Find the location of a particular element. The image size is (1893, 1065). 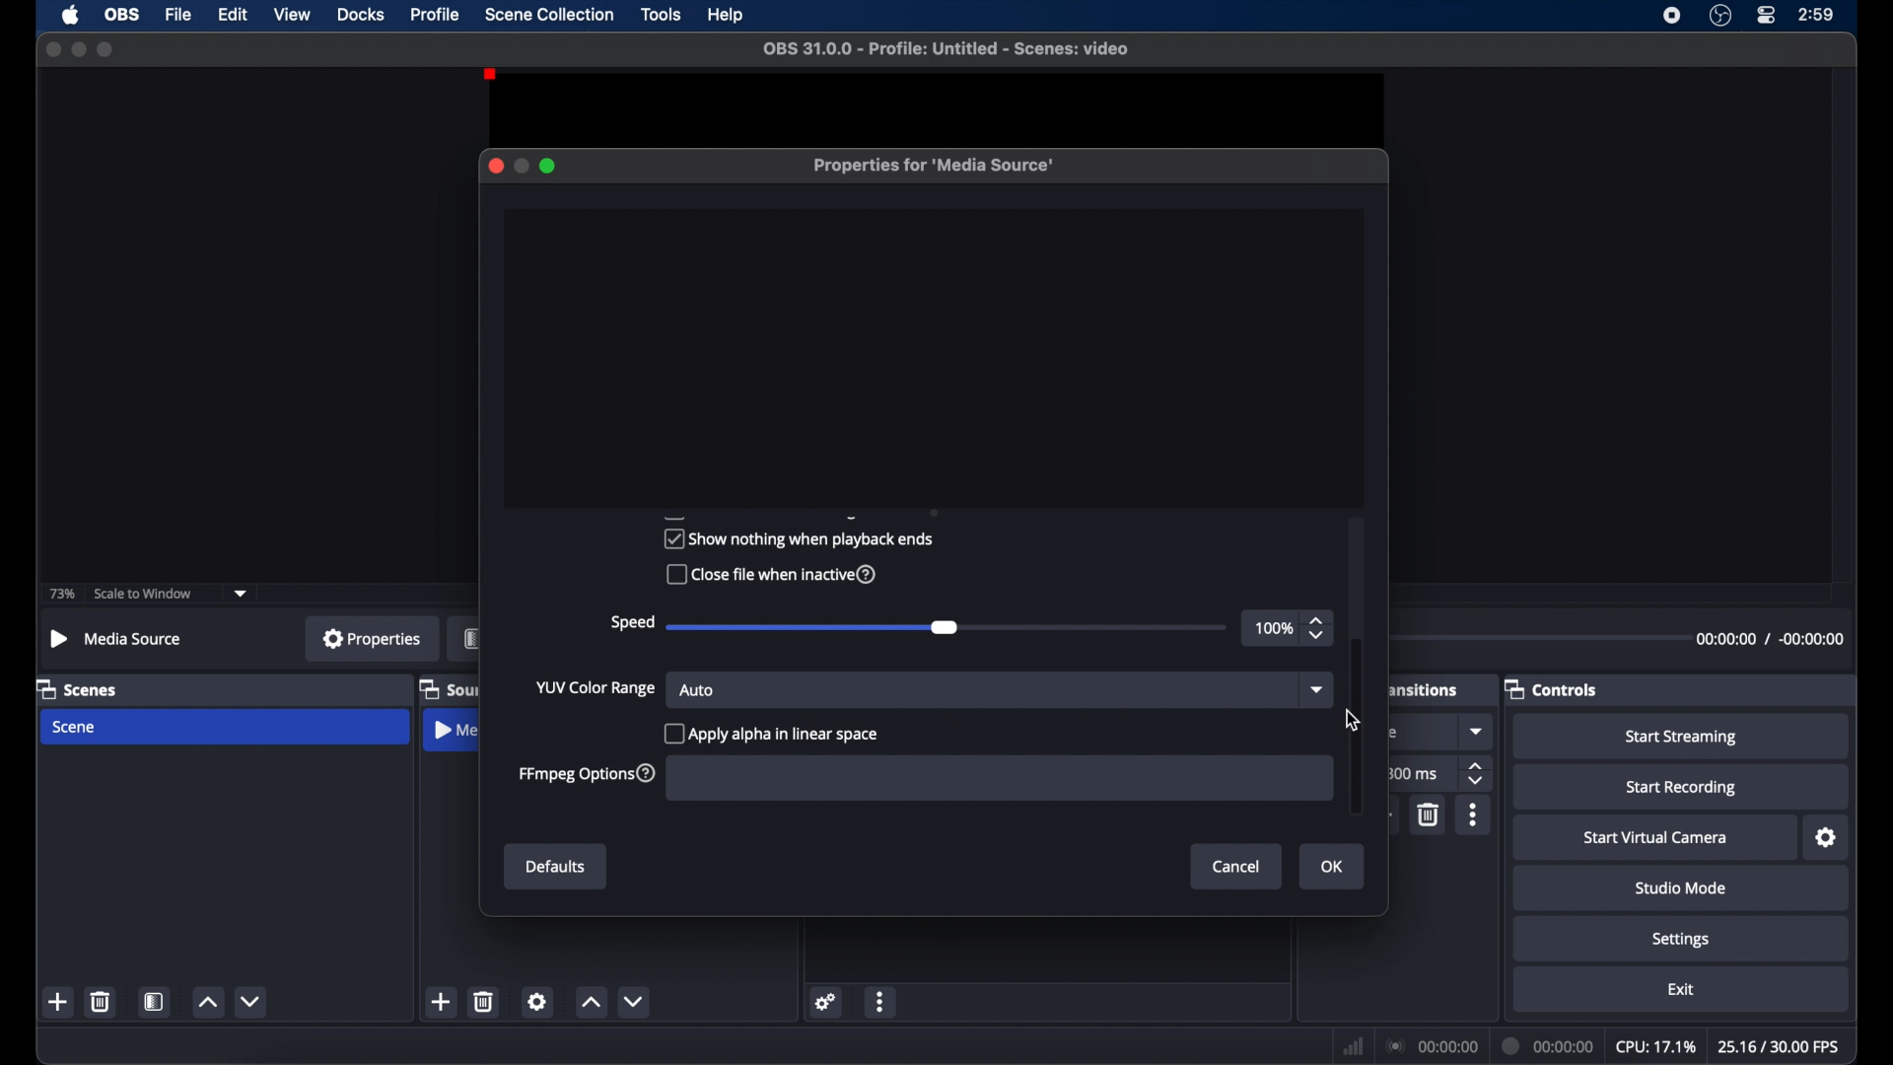

no source selected is located at coordinates (120, 639).